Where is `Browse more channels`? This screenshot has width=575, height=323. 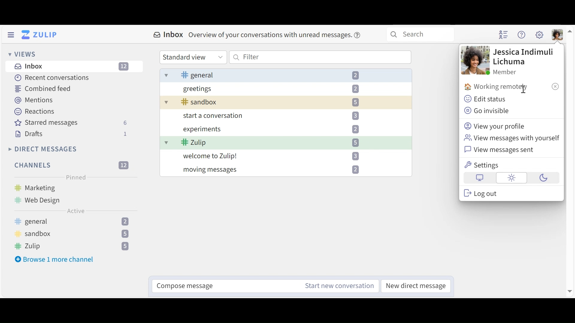
Browse more channels is located at coordinates (55, 260).